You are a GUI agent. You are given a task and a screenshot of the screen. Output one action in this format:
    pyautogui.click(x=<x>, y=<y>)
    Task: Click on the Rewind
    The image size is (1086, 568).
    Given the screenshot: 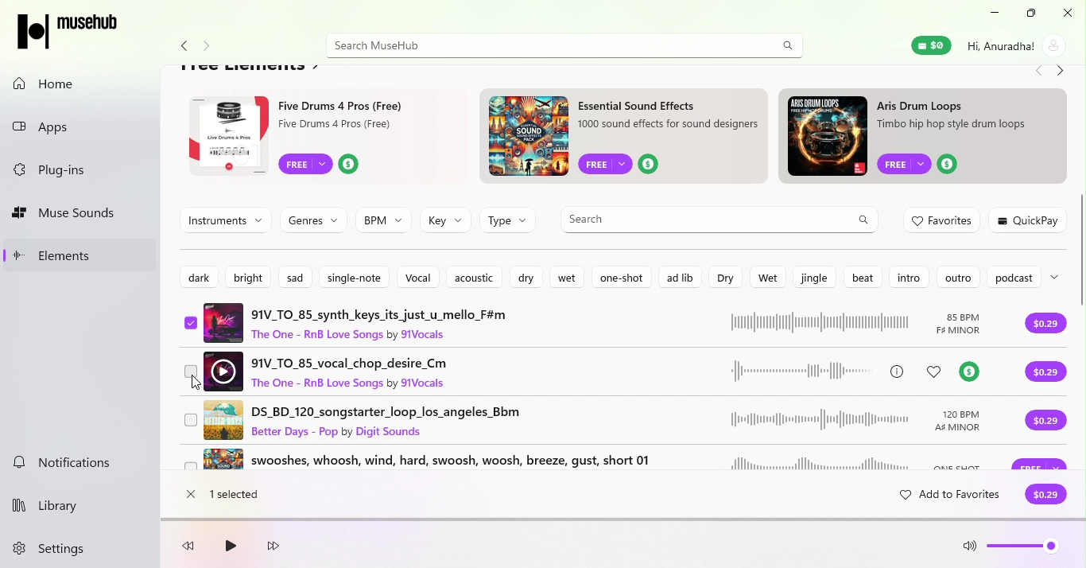 What is the action you would take?
    pyautogui.click(x=192, y=548)
    